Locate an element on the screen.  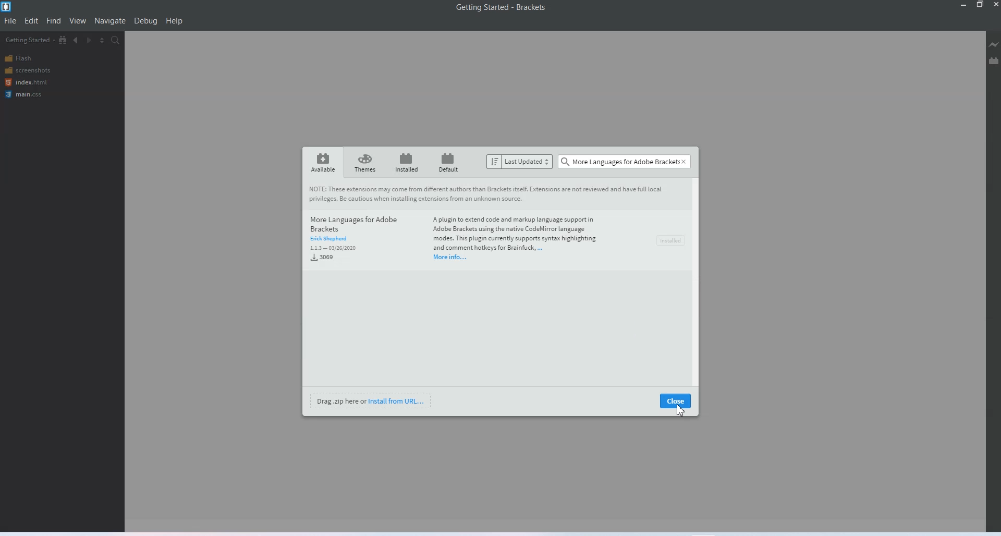
Index html is located at coordinates (35, 83).